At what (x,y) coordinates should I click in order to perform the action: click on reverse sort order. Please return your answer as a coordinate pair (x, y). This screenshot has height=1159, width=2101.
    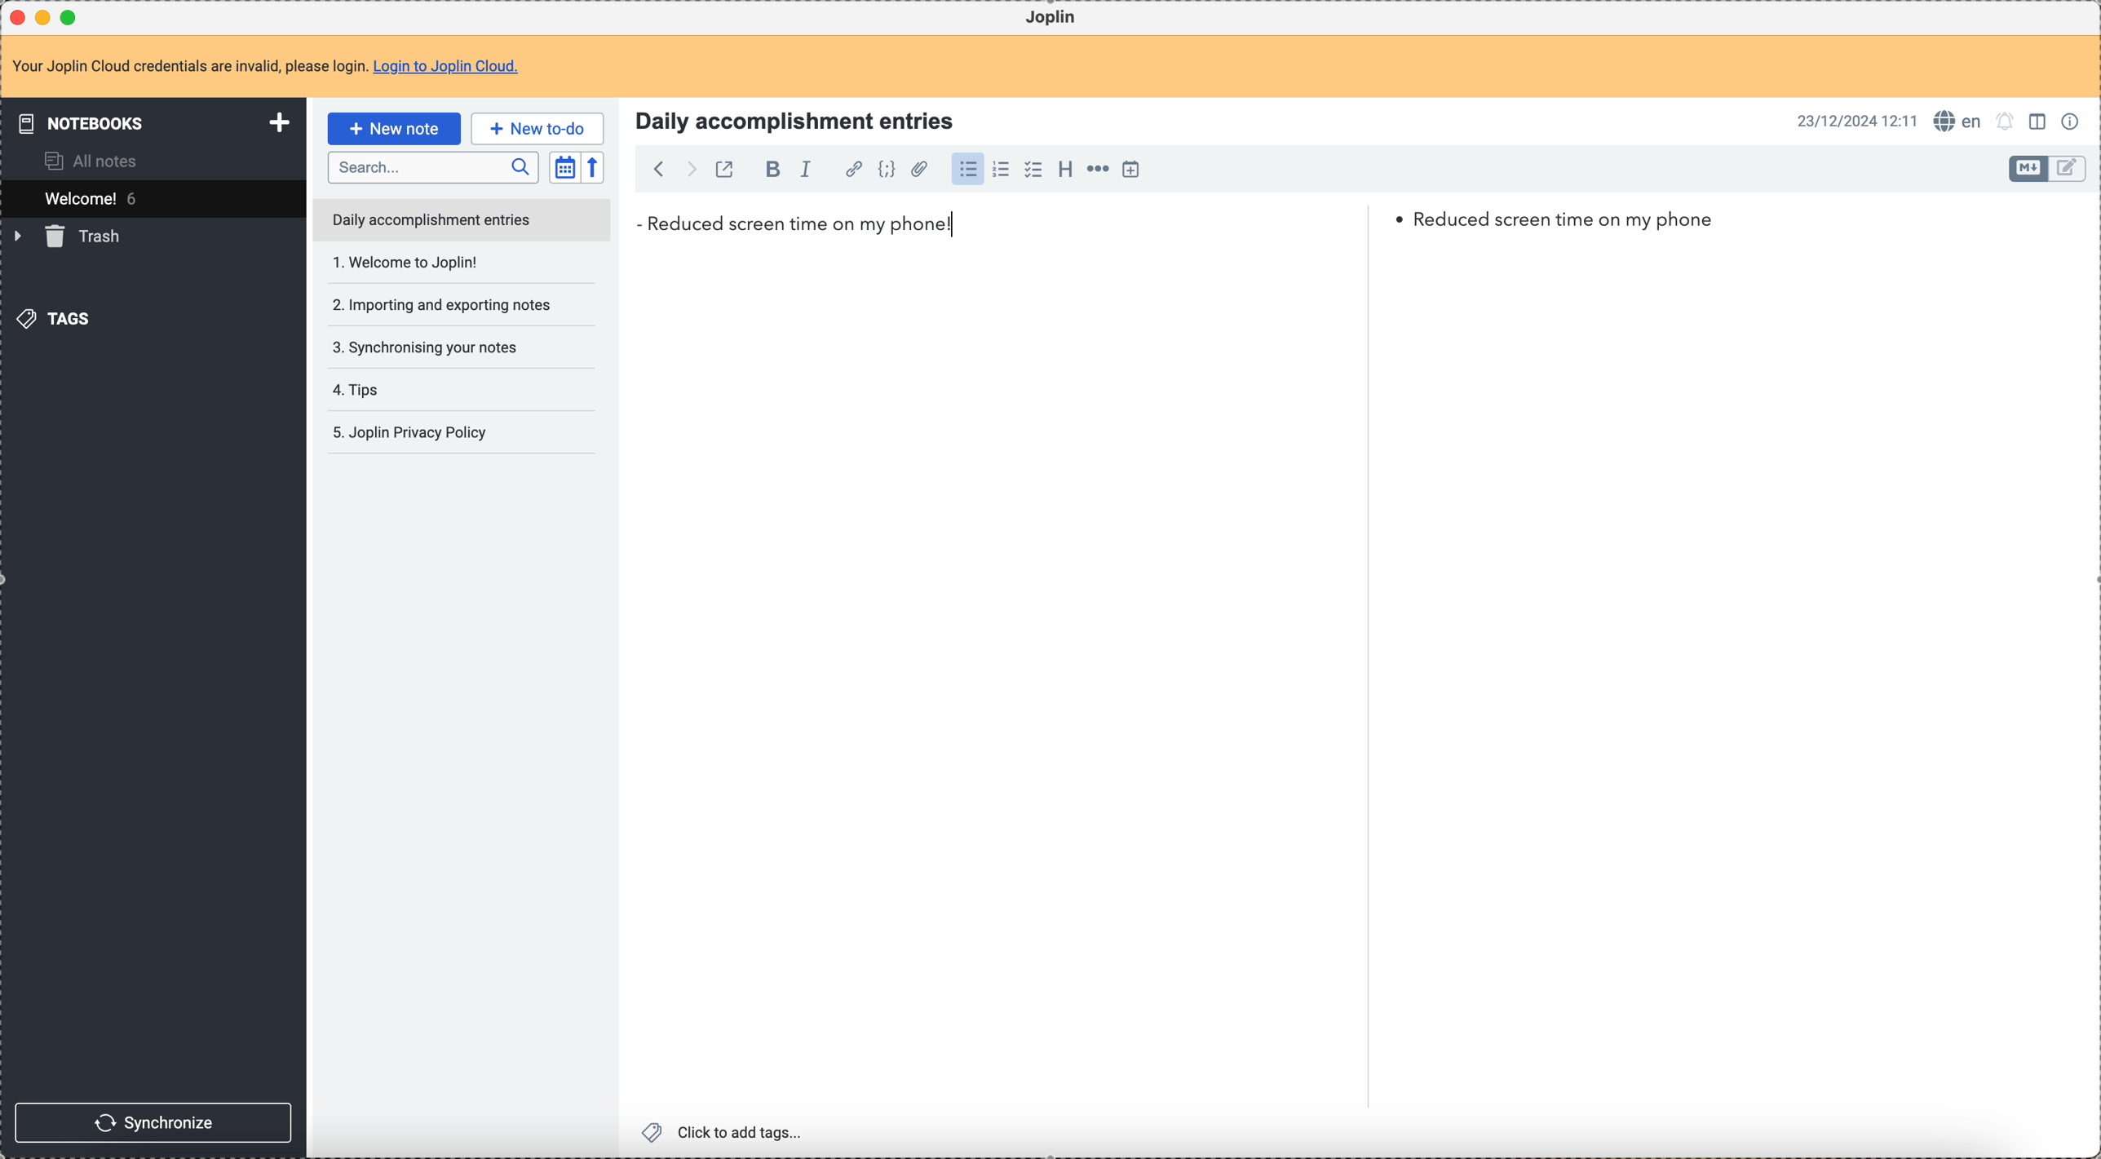
    Looking at the image, I should click on (592, 167).